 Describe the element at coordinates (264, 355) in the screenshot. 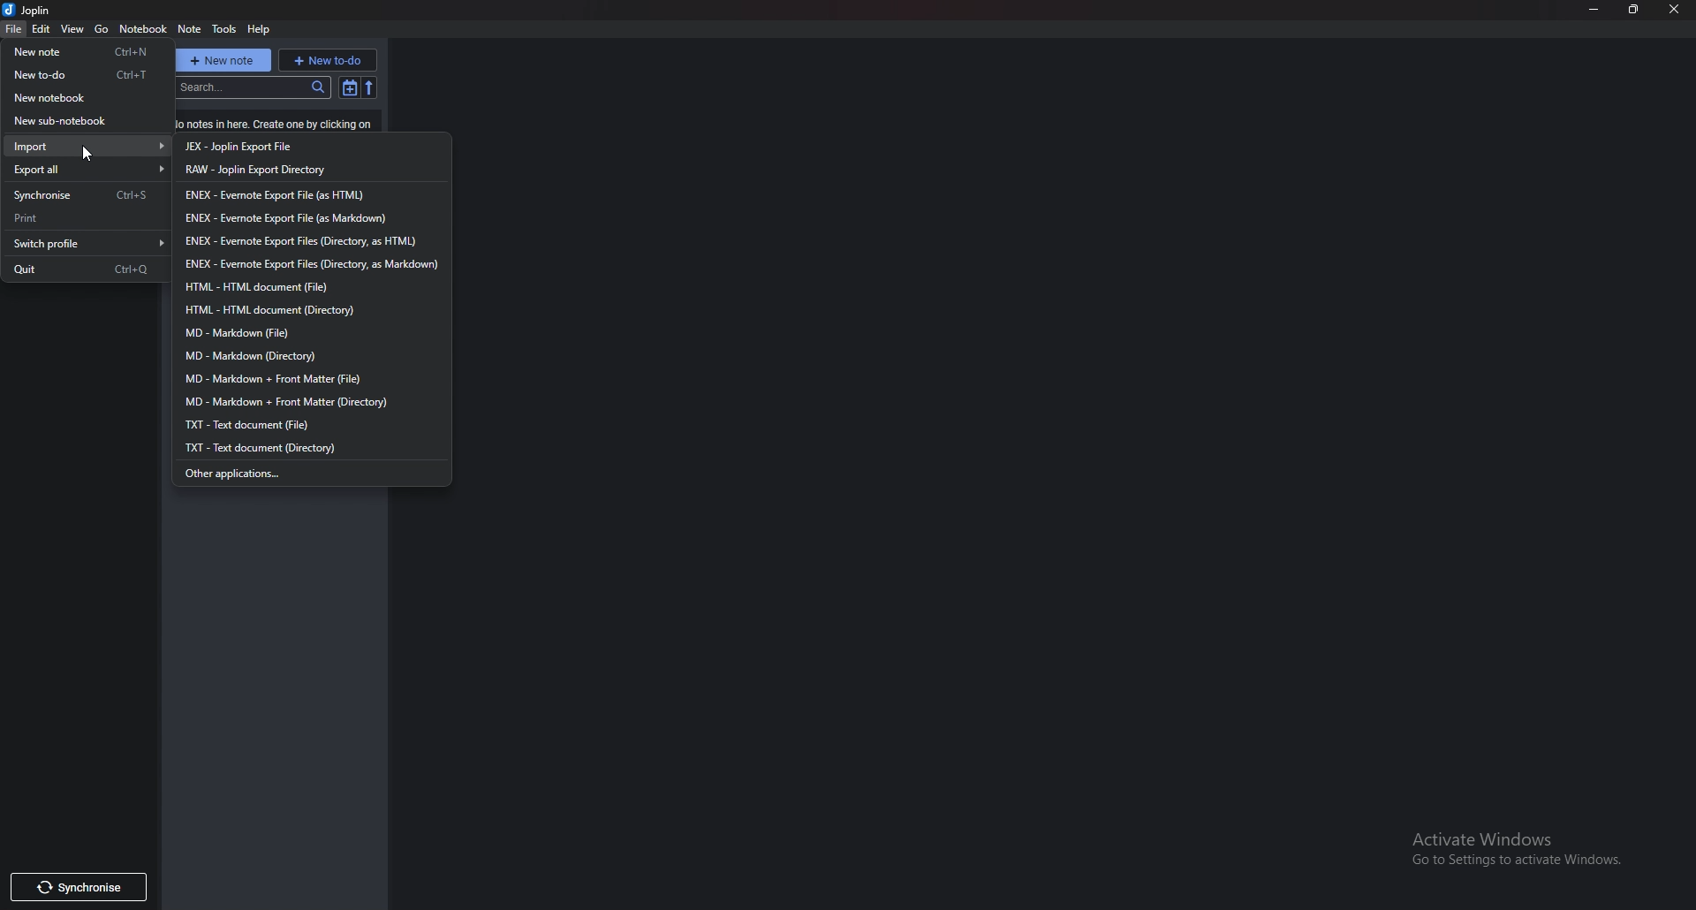

I see `markdown directory` at that location.